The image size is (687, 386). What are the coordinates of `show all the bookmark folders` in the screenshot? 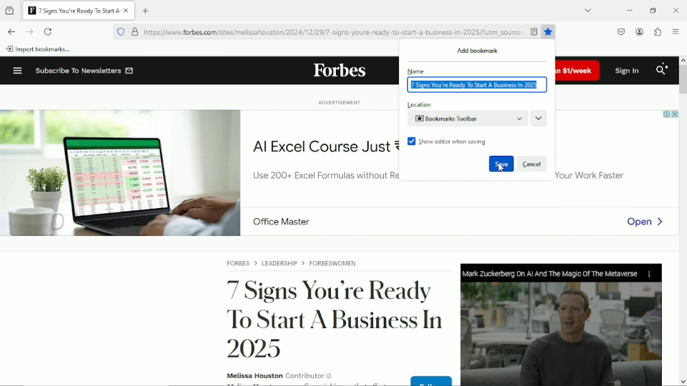 It's located at (540, 118).